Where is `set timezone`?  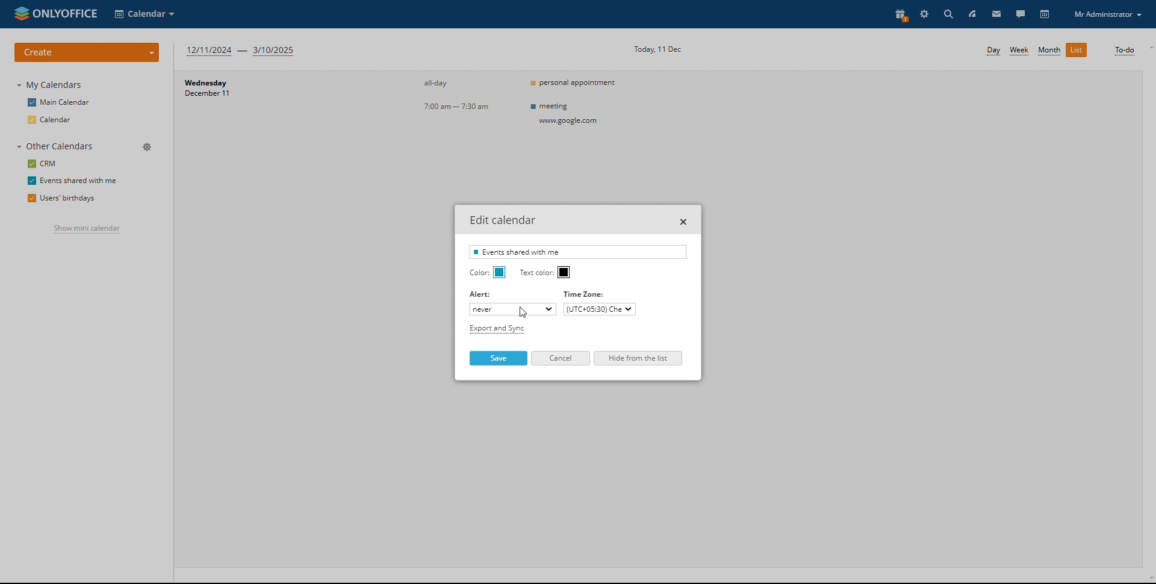 set timezone is located at coordinates (598, 309).